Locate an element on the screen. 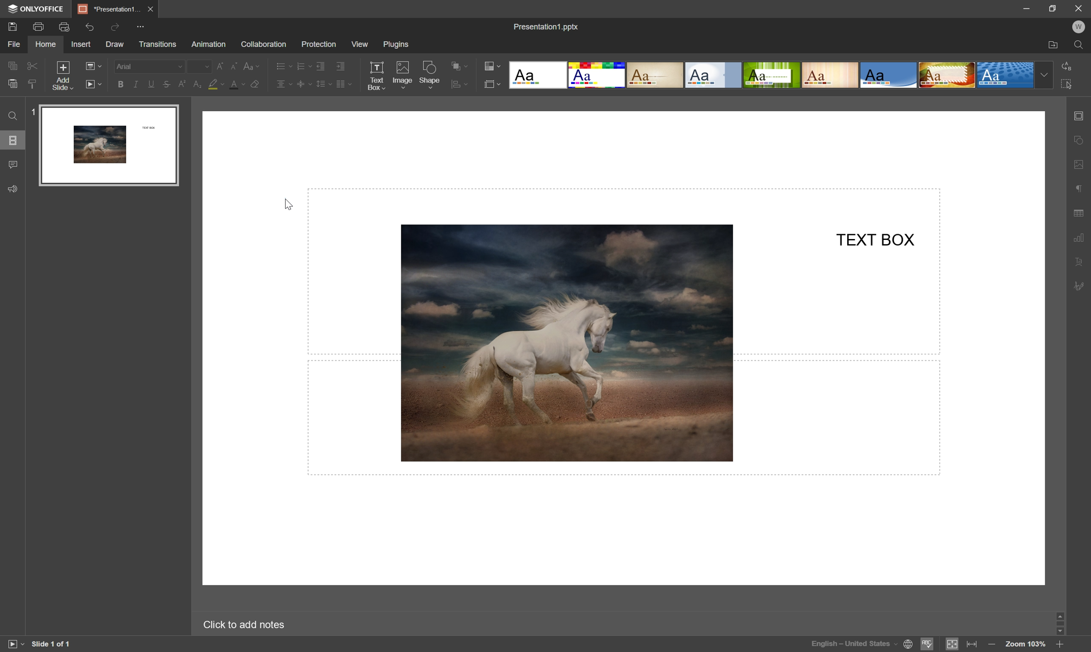  onlyoffice is located at coordinates (37, 9).